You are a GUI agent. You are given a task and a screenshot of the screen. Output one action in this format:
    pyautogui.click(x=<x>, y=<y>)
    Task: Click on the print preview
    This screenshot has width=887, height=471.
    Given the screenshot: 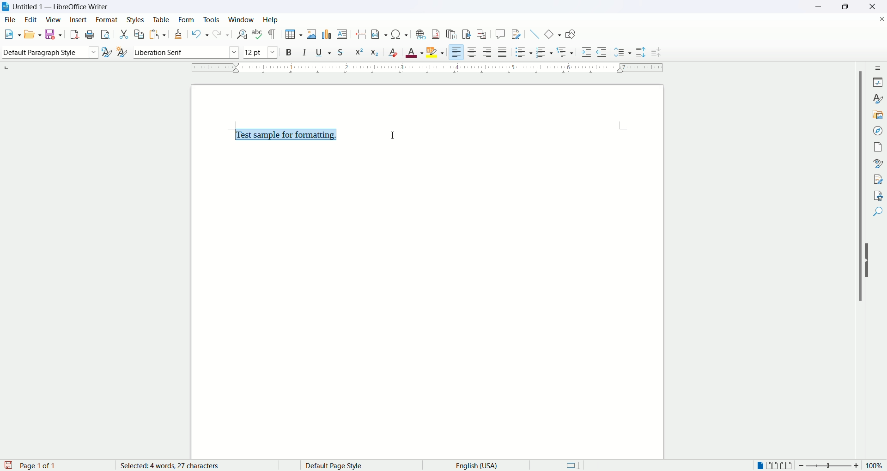 What is the action you would take?
    pyautogui.click(x=106, y=34)
    